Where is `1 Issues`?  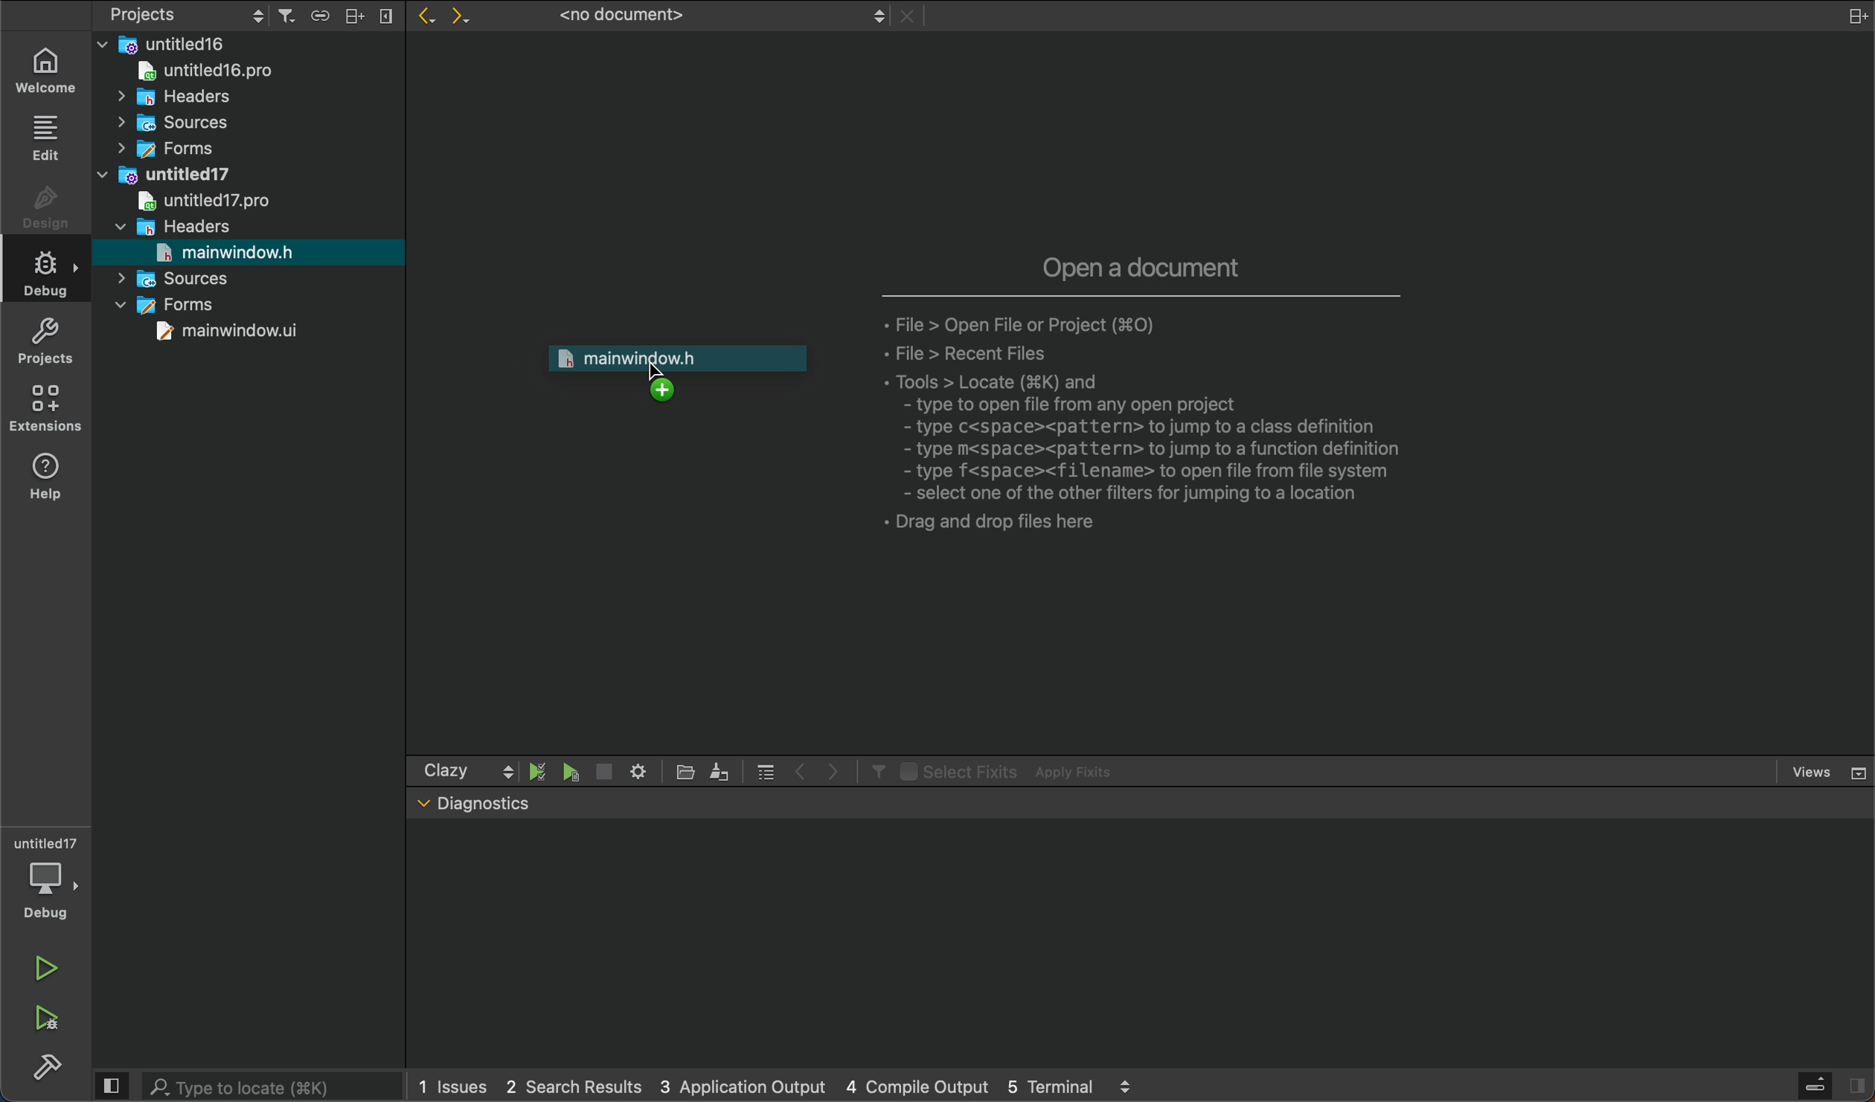
1 Issues is located at coordinates (449, 1086).